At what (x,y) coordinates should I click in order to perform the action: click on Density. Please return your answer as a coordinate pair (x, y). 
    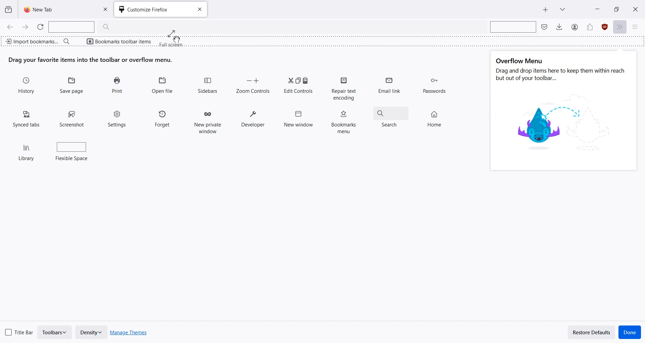
    Looking at the image, I should click on (91, 332).